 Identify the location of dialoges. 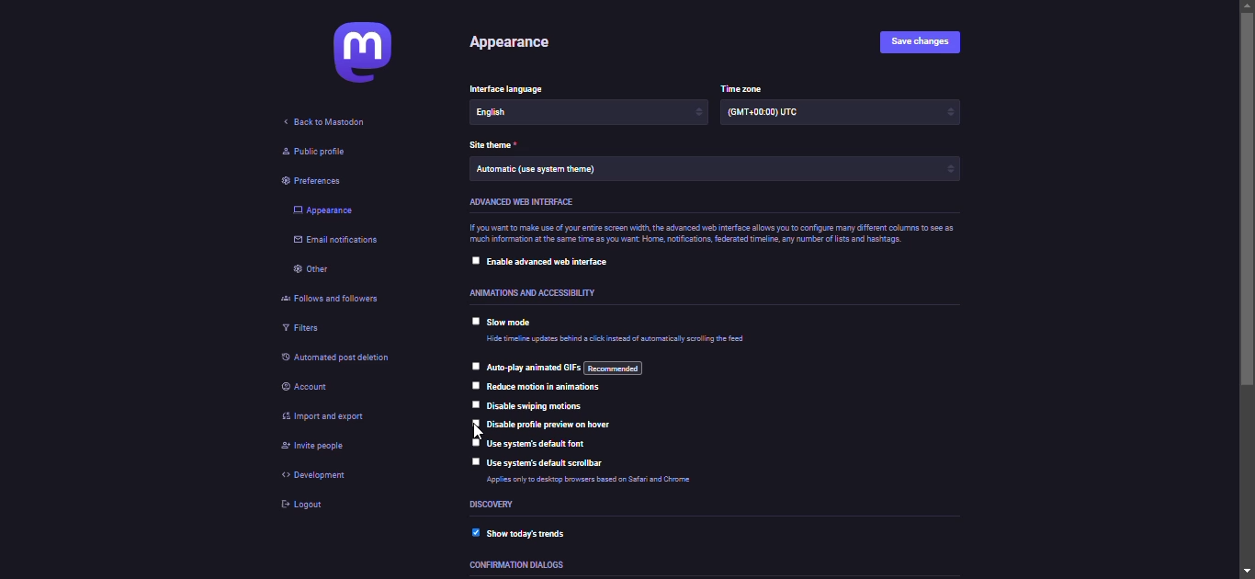
(525, 567).